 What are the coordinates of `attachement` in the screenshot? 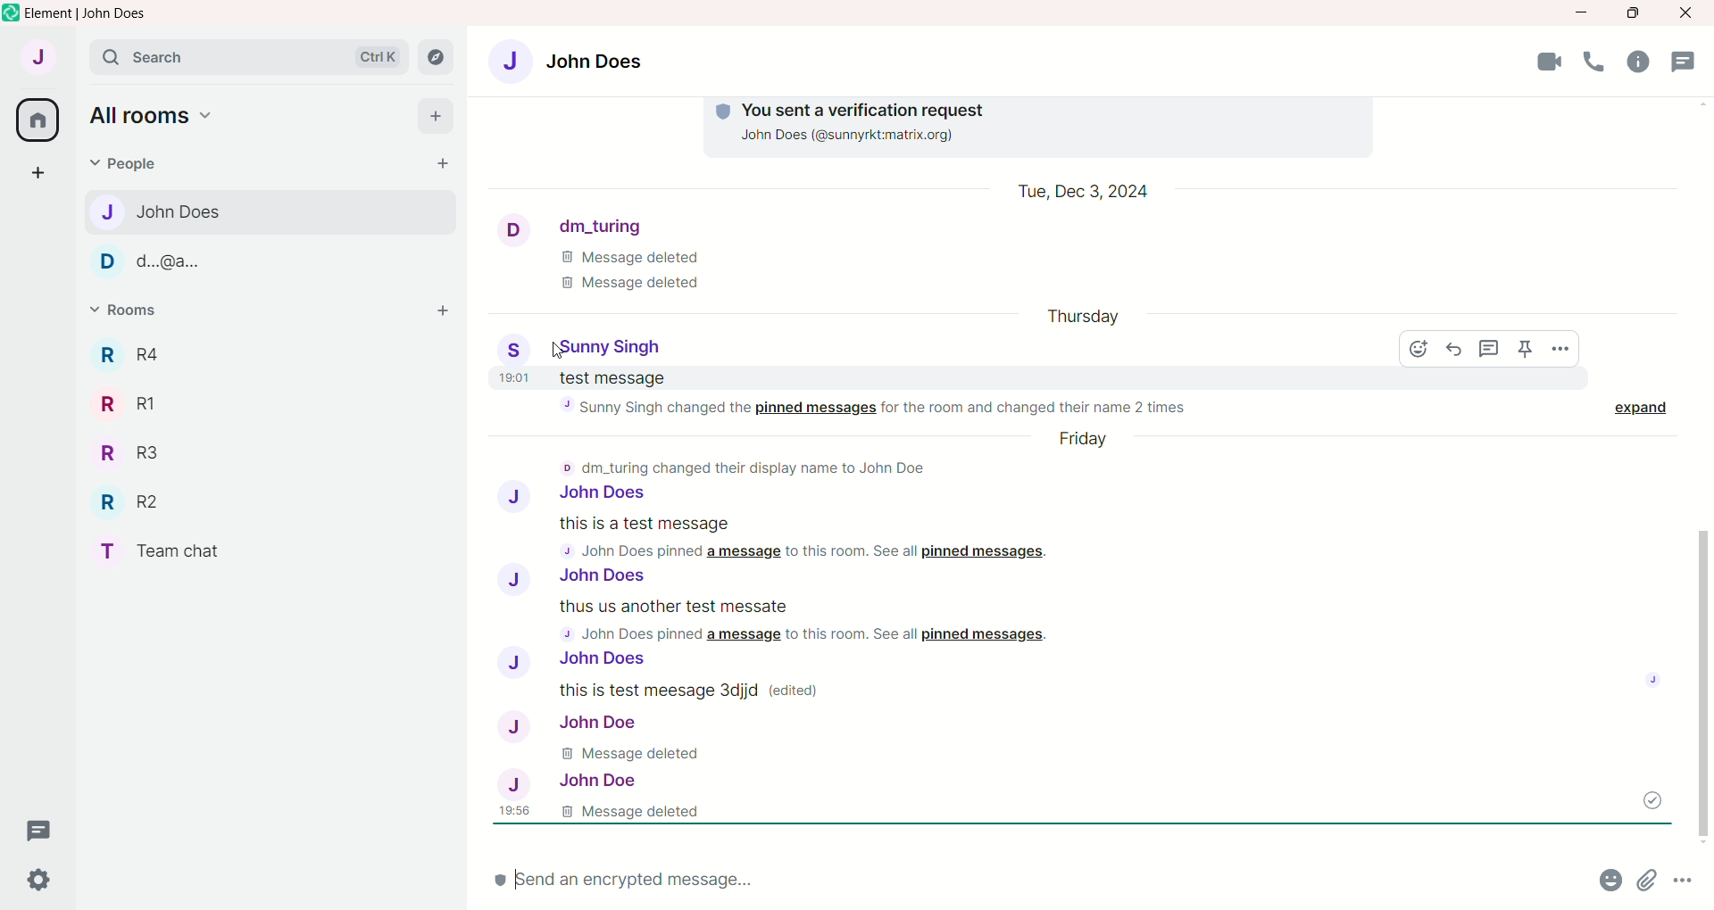 It's located at (1648, 881).